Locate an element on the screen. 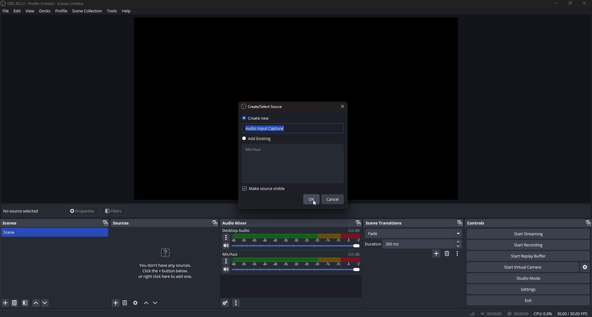 The image size is (592, 317). file name is located at coordinates (43, 3).